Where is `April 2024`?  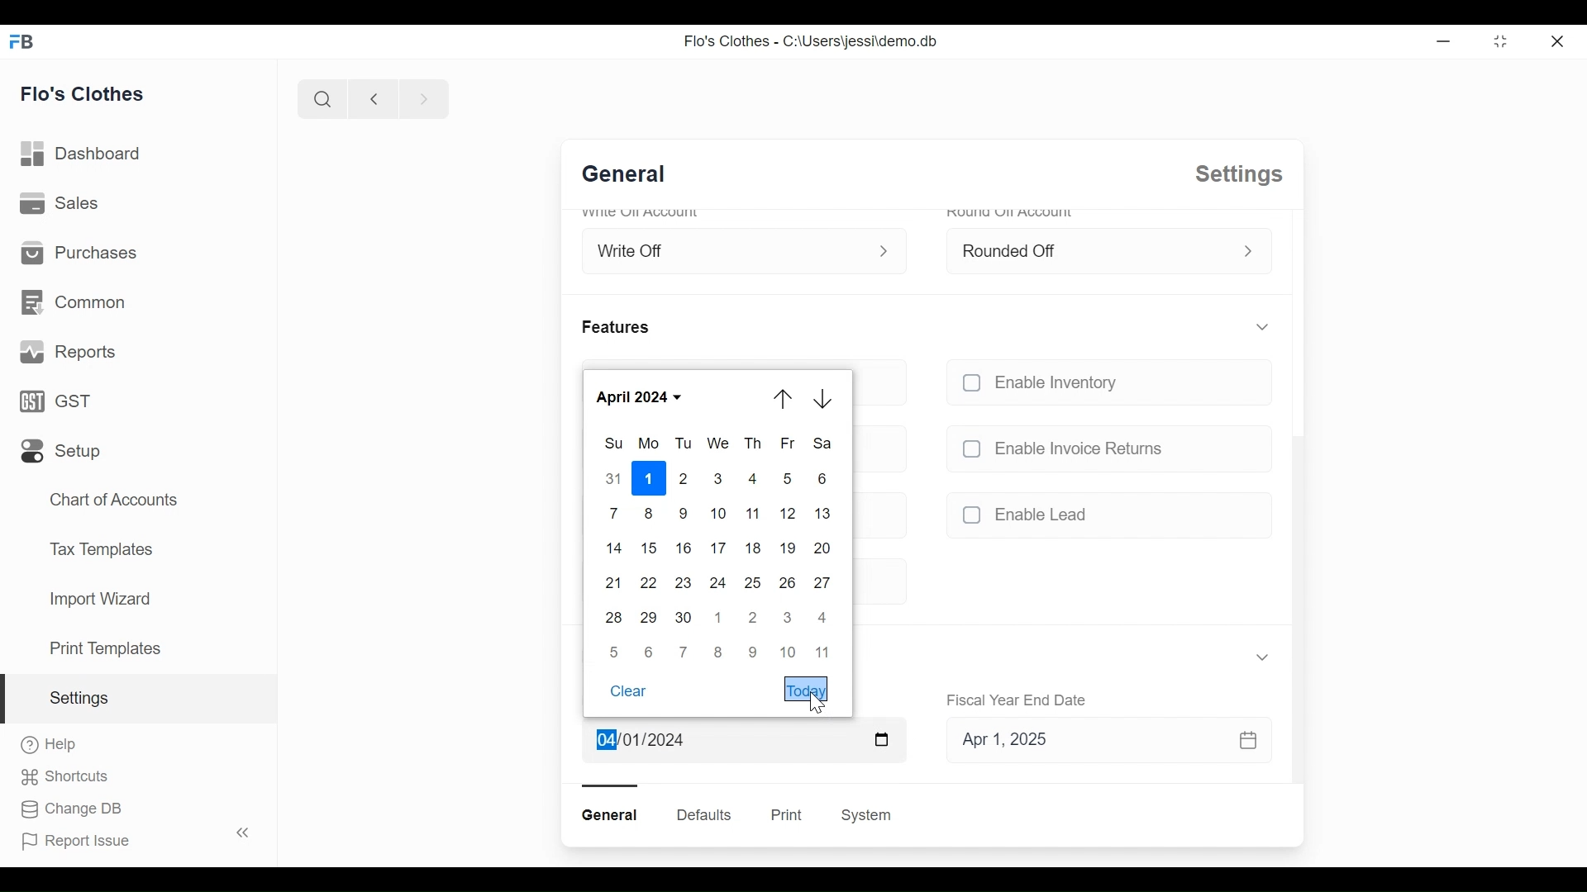
April 2024 is located at coordinates (640, 399).